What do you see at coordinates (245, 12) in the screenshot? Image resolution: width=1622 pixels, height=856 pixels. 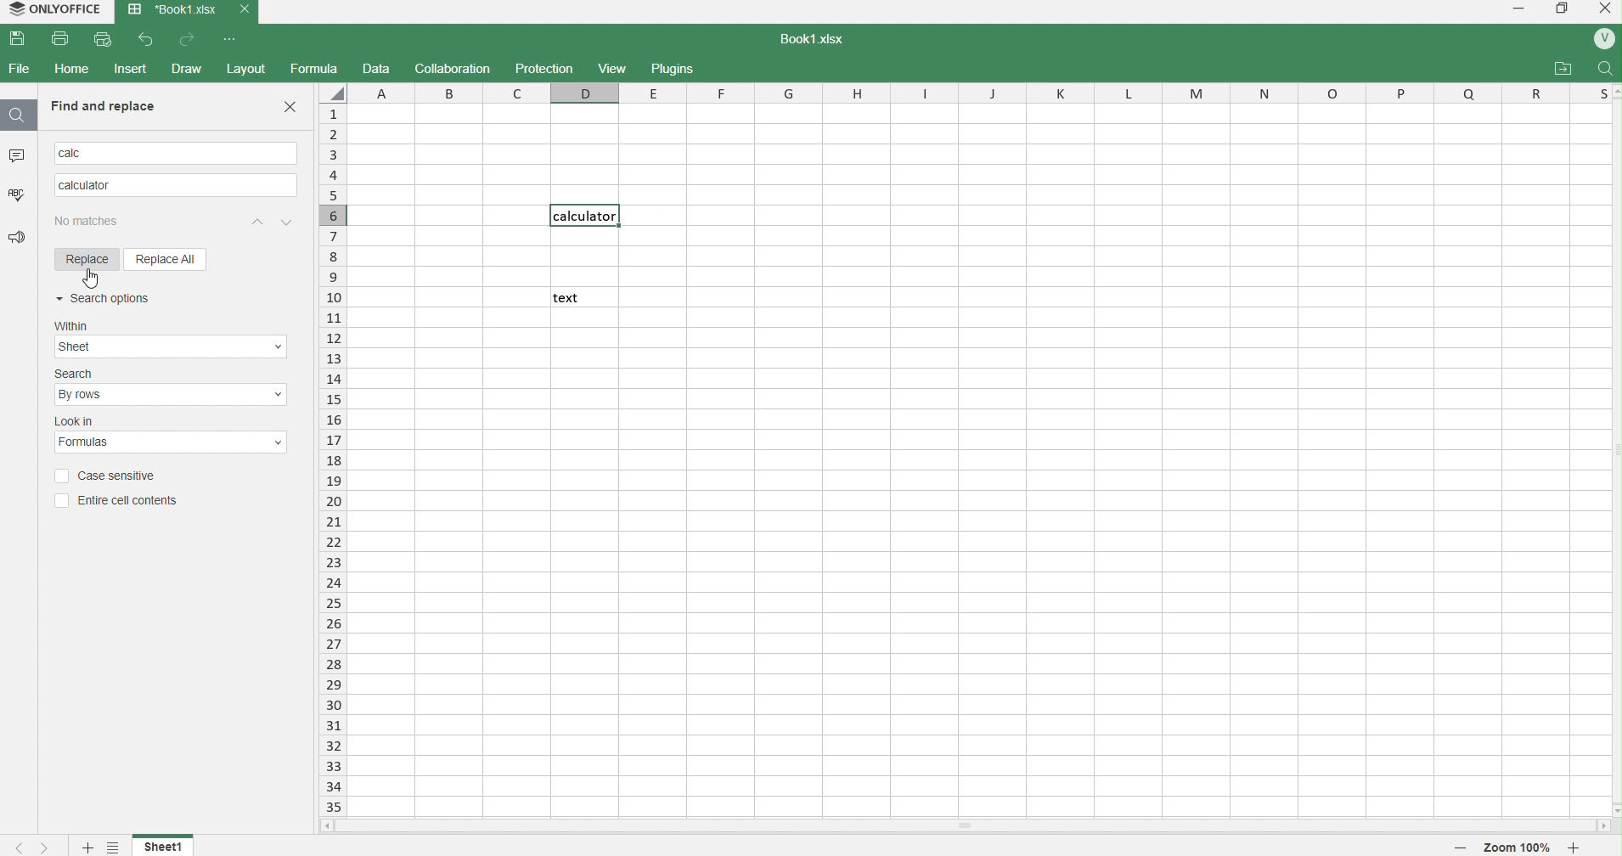 I see `close tab` at bounding box center [245, 12].